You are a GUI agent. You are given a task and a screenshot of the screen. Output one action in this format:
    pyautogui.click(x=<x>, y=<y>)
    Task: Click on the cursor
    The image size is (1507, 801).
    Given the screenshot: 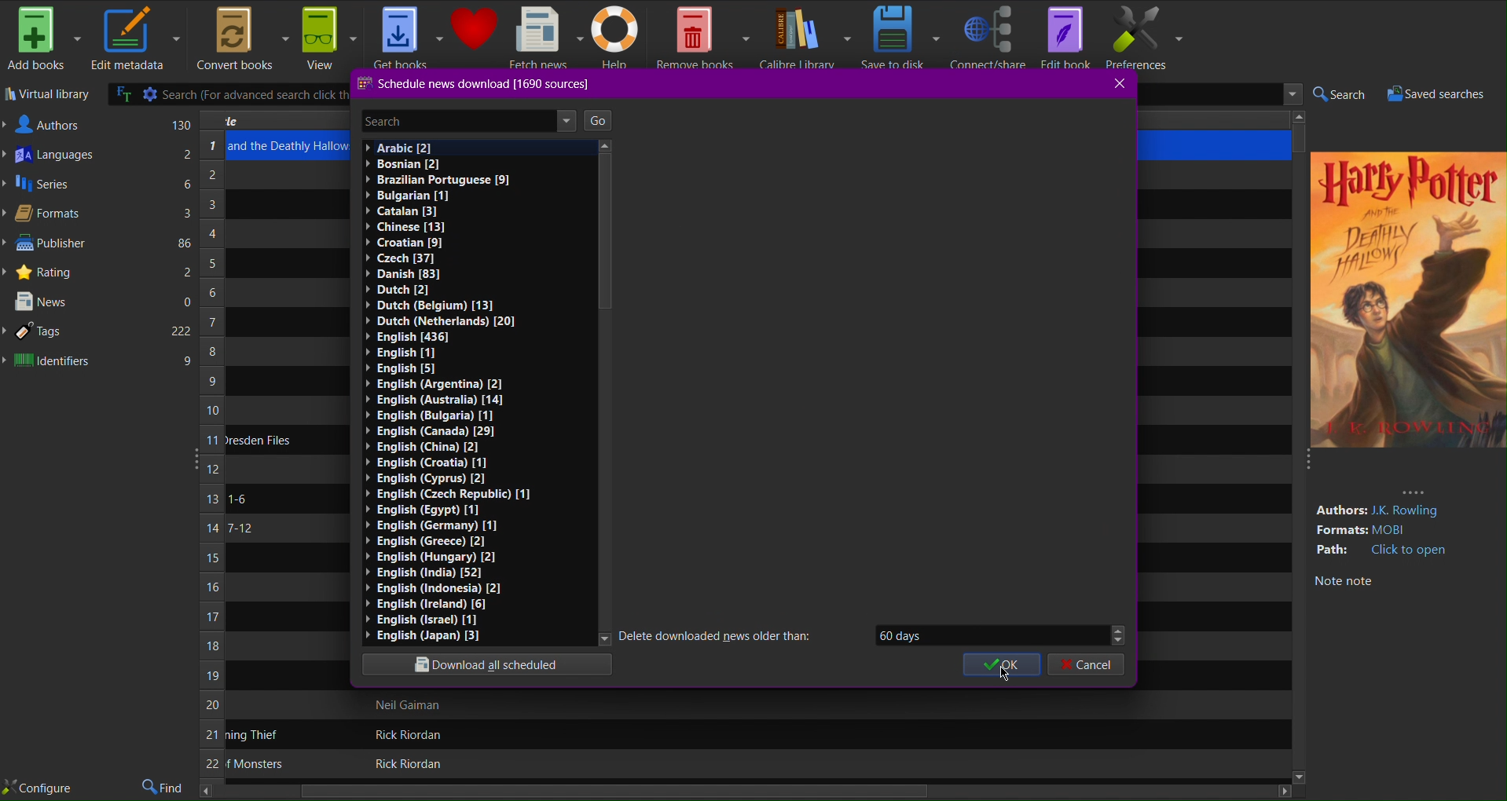 What is the action you would take?
    pyautogui.click(x=1003, y=675)
    